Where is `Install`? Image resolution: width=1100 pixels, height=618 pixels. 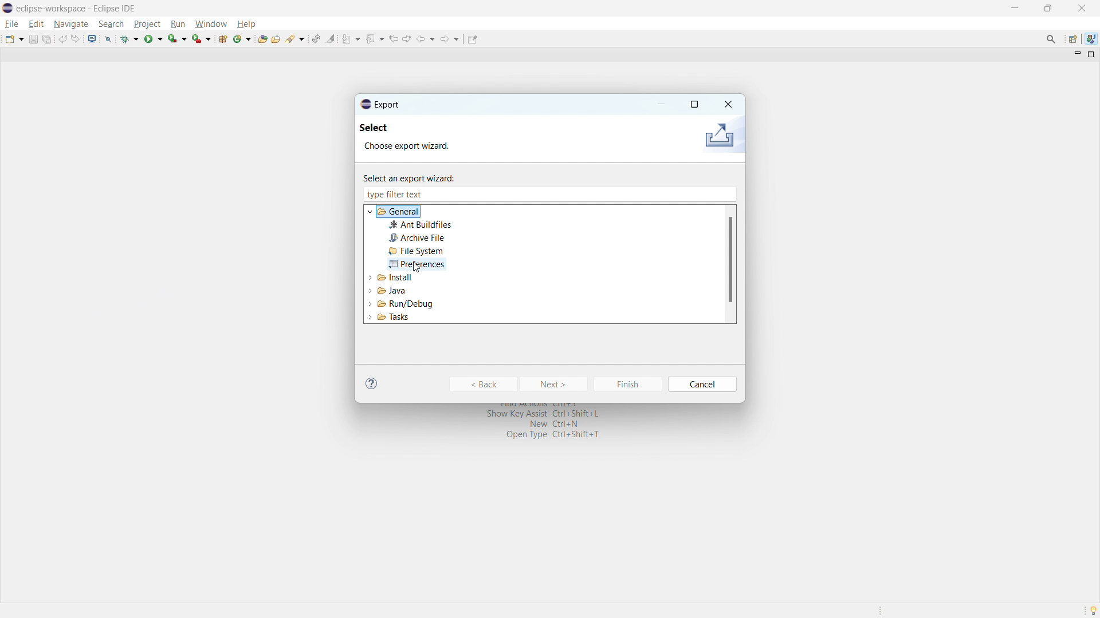
Install is located at coordinates (394, 278).